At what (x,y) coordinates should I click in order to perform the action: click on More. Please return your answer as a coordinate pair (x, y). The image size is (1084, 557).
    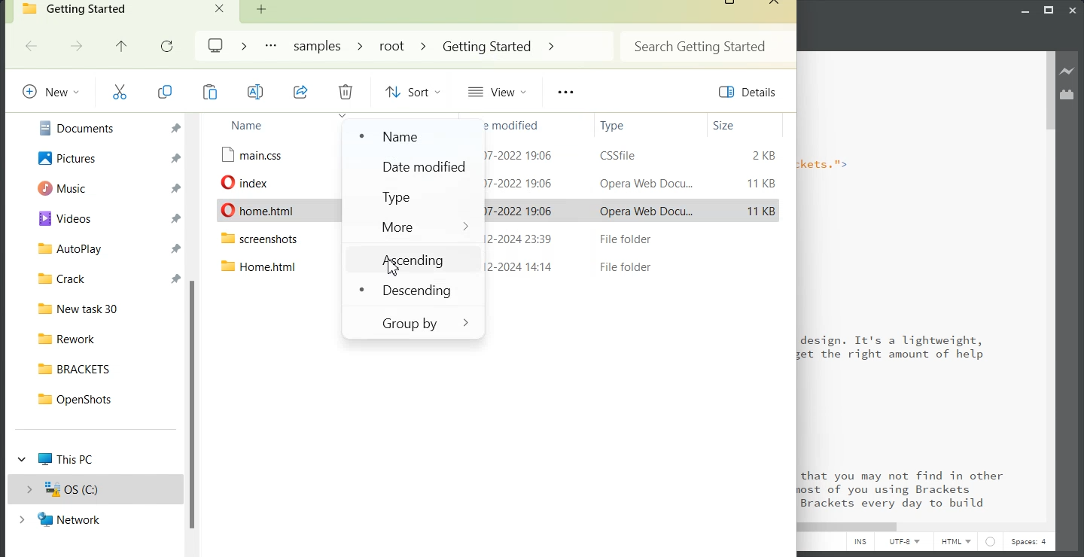
    Looking at the image, I should click on (565, 93).